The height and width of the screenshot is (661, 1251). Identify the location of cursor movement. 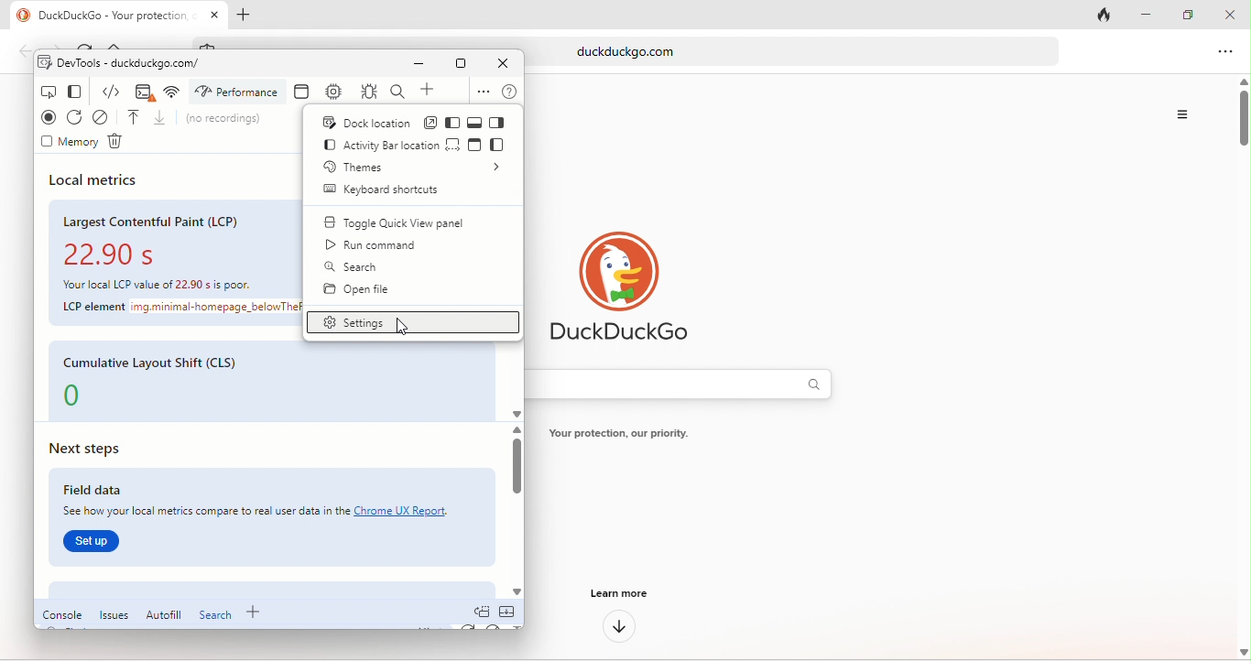
(404, 329).